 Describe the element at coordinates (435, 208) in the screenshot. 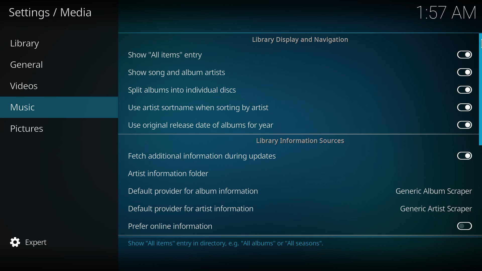

I see `generic` at that location.